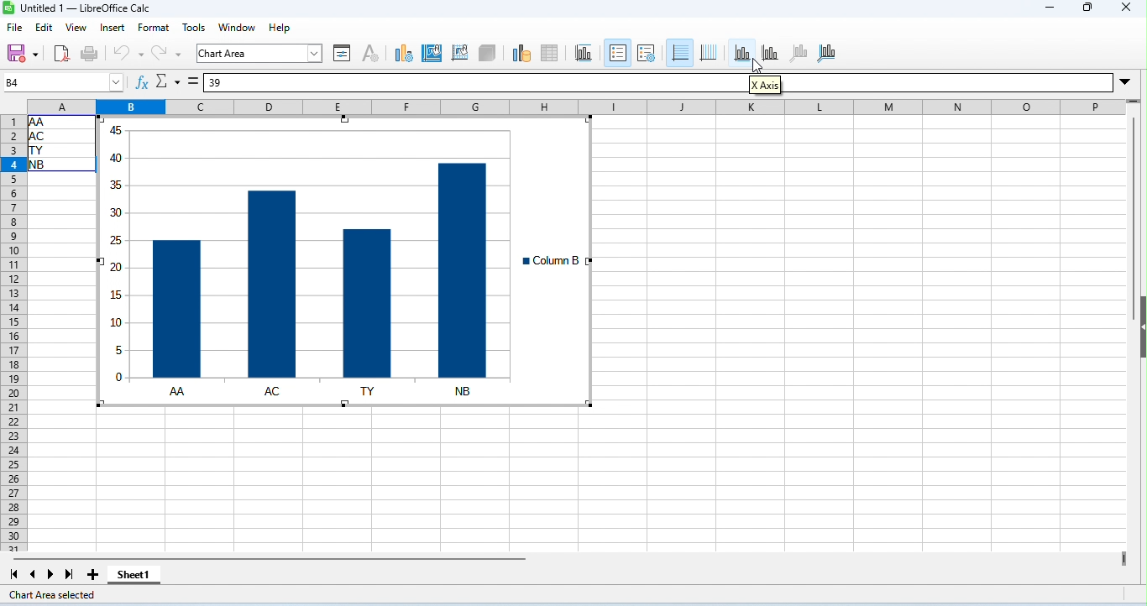 This screenshot has width=1147, height=606. Describe the element at coordinates (77, 9) in the screenshot. I see `untitled 1- libreoffice calc` at that location.